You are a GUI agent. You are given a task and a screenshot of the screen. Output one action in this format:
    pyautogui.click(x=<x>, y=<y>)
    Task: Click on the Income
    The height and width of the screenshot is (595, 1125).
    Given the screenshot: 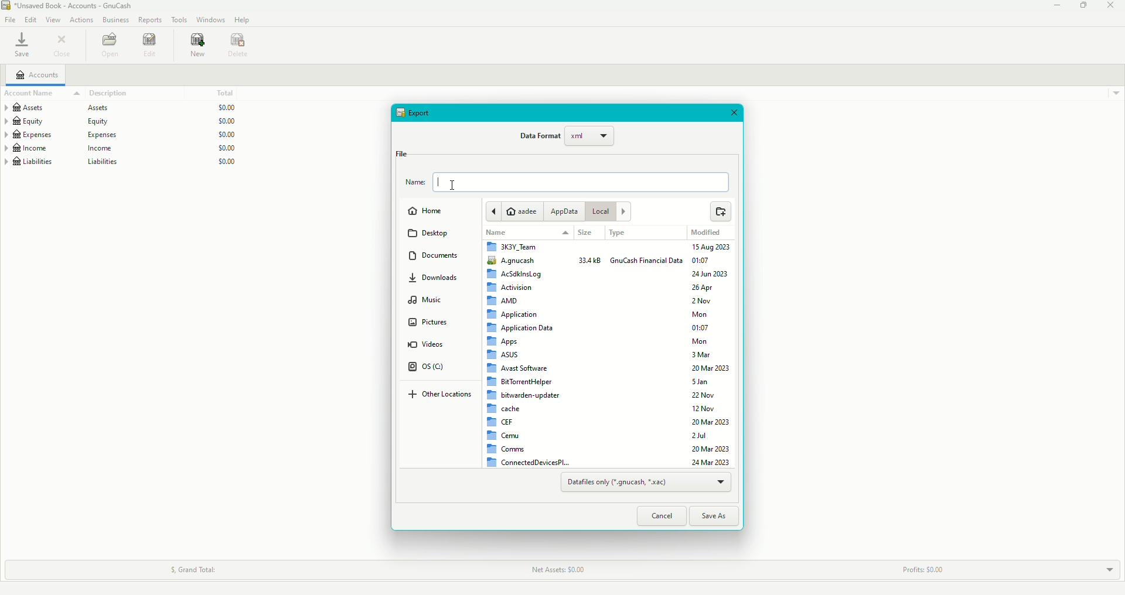 What is the action you would take?
    pyautogui.click(x=124, y=148)
    